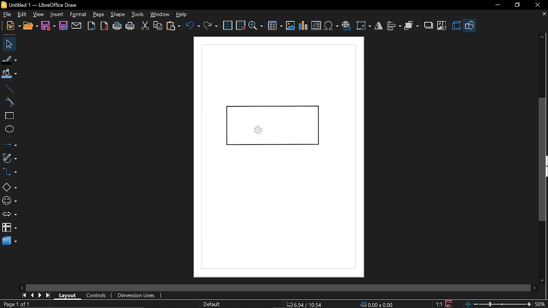  I want to click on Size, so click(376, 304).